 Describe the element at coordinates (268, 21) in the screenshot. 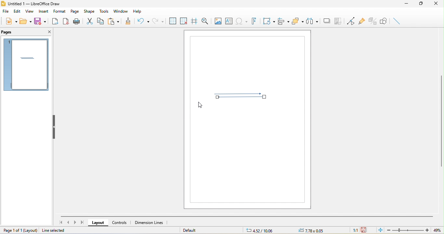

I see `transformation` at that location.